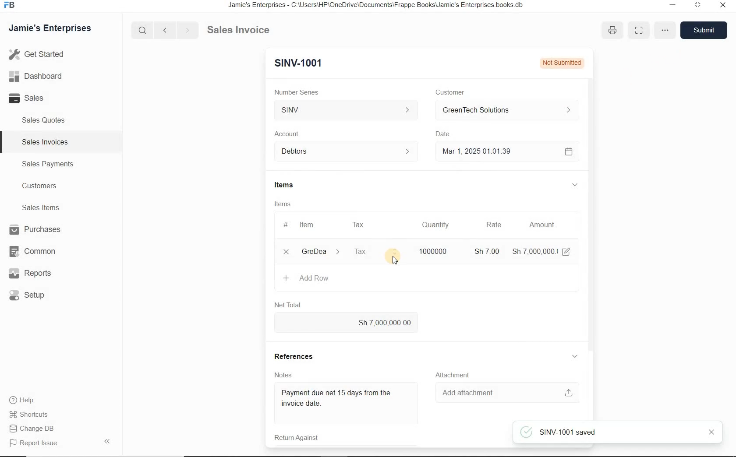 The height and width of the screenshot is (457, 736). Describe the element at coordinates (455, 374) in the screenshot. I see `Attachment` at that location.